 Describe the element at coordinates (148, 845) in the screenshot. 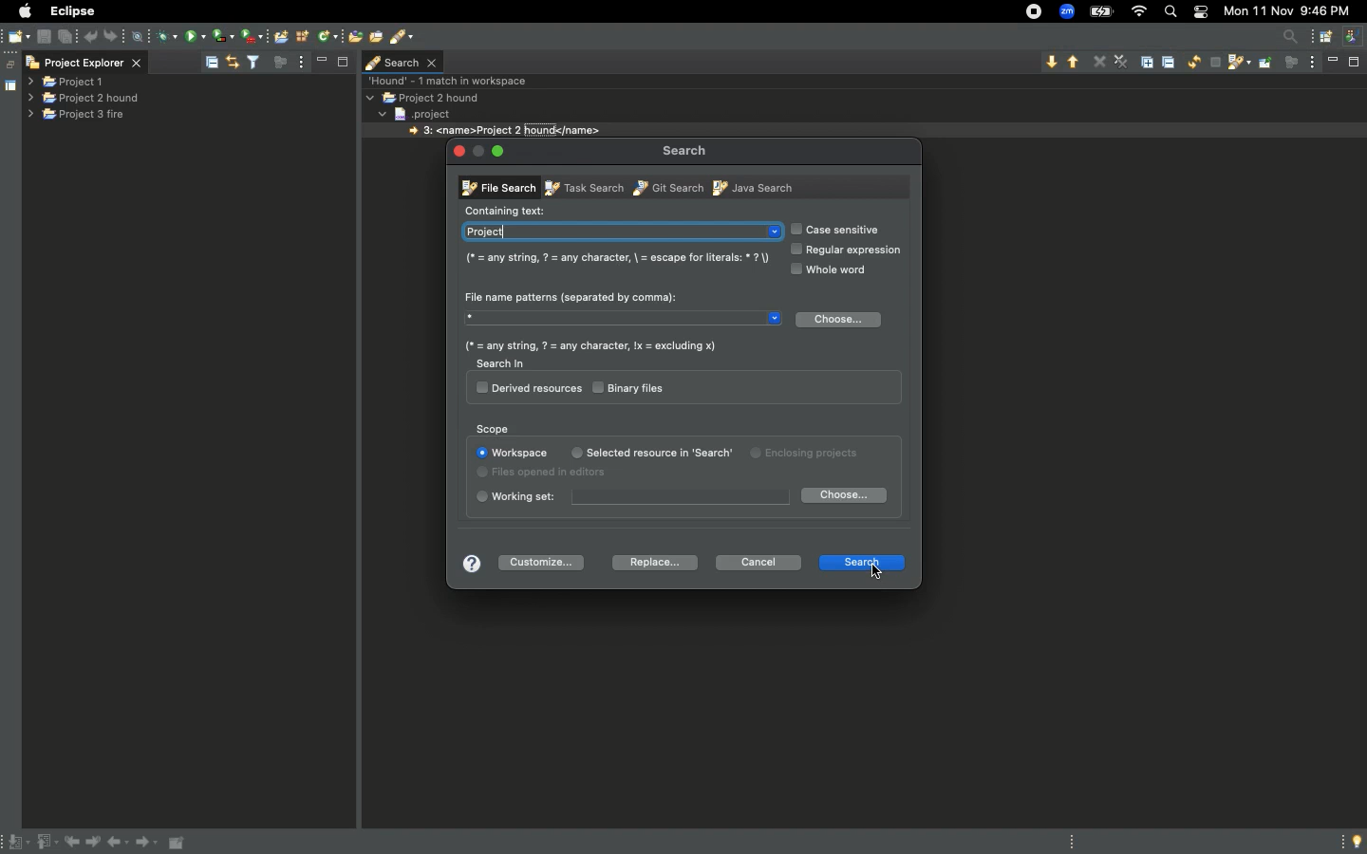

I see `Forward` at that location.